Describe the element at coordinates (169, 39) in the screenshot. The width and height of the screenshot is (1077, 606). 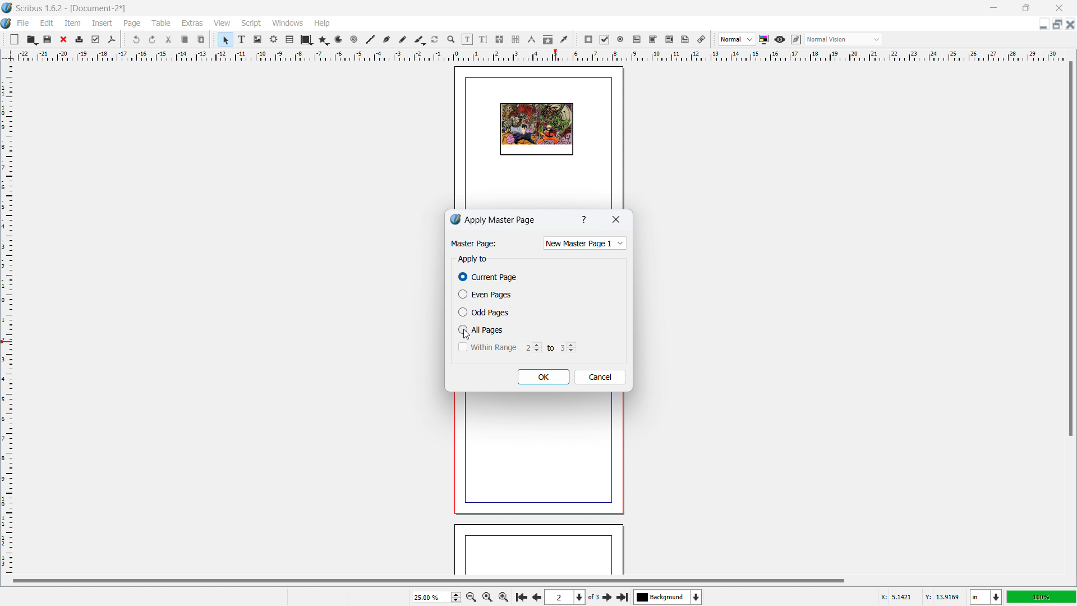
I see `cut` at that location.